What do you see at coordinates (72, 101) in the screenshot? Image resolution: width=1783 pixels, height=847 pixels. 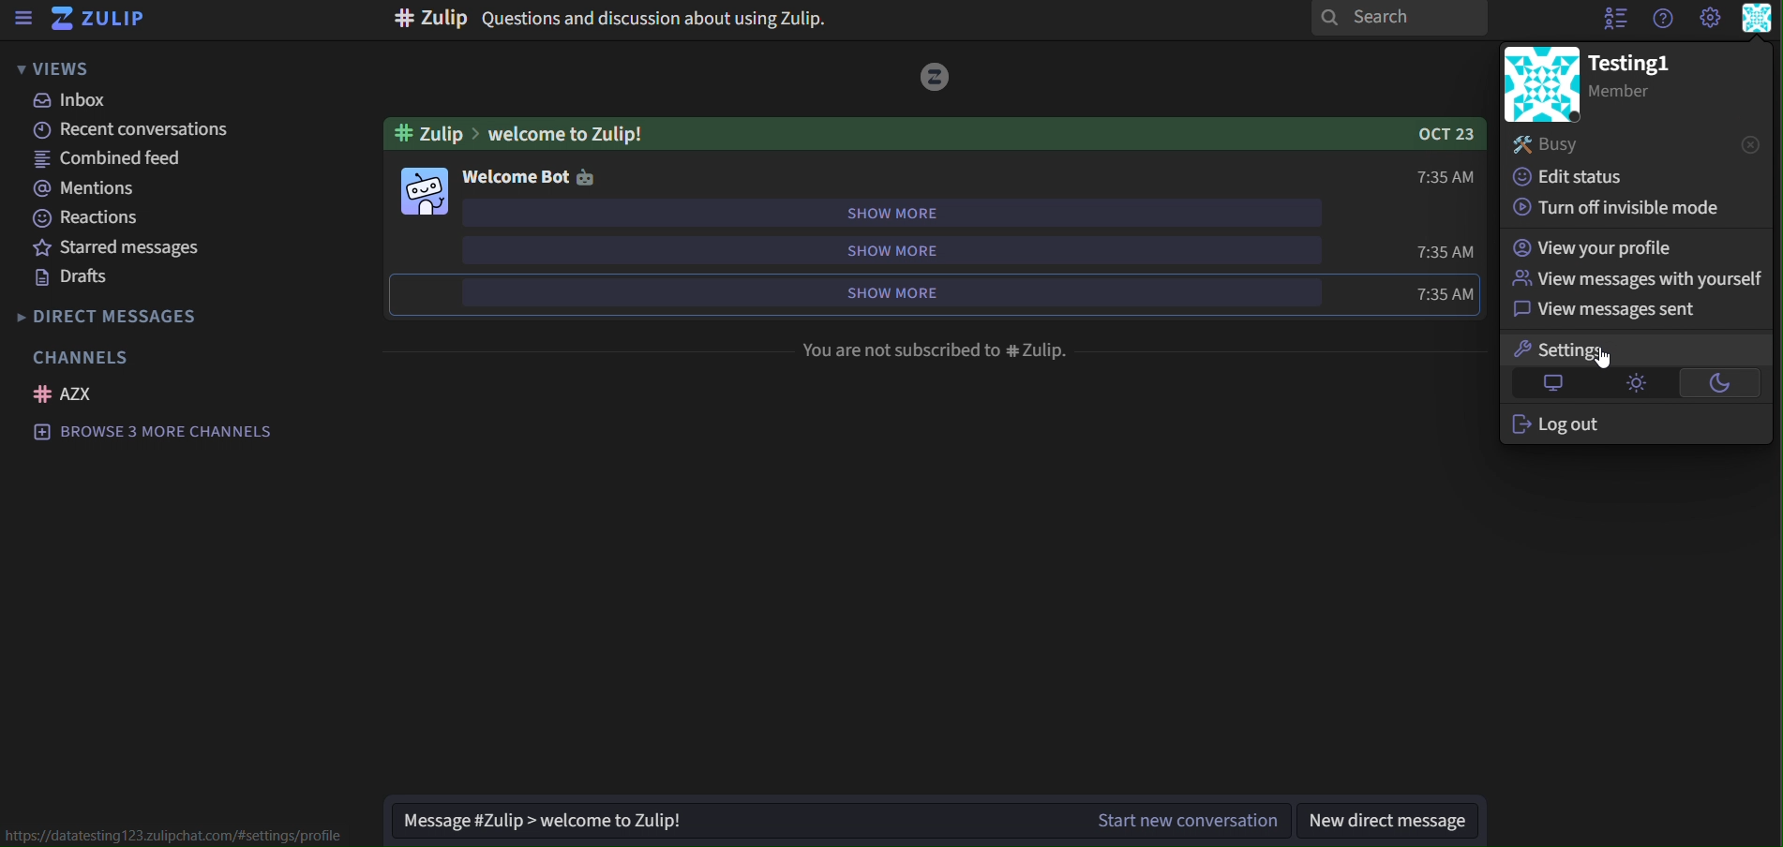 I see `inbox` at bounding box center [72, 101].